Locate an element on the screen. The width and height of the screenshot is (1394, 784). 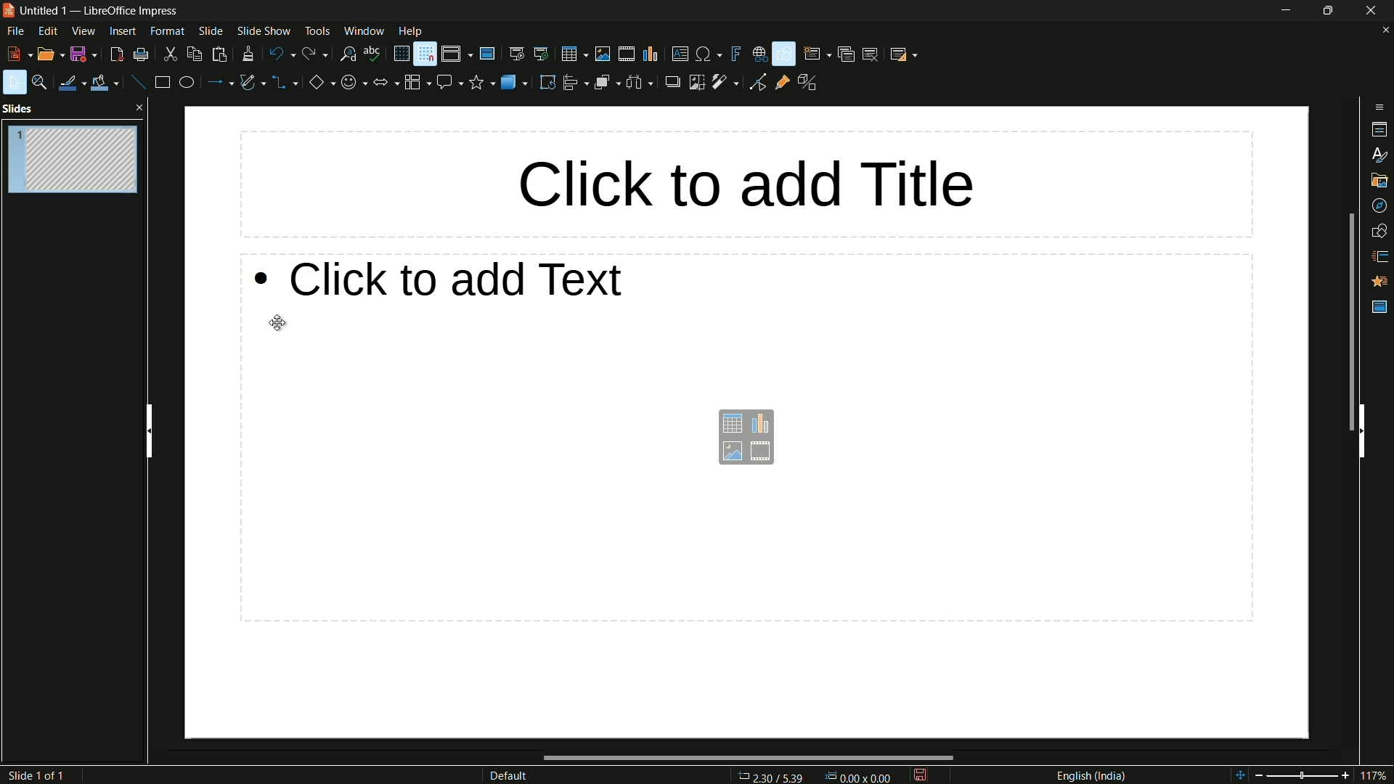
close app is located at coordinates (1374, 9).